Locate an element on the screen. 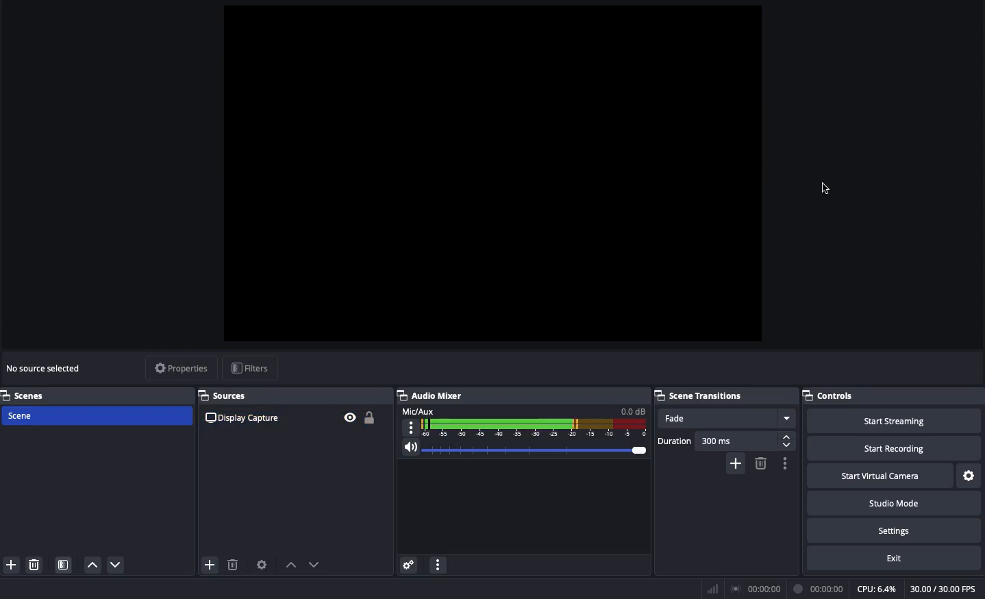 The image size is (985, 599). Advanced audio properties is located at coordinates (408, 566).